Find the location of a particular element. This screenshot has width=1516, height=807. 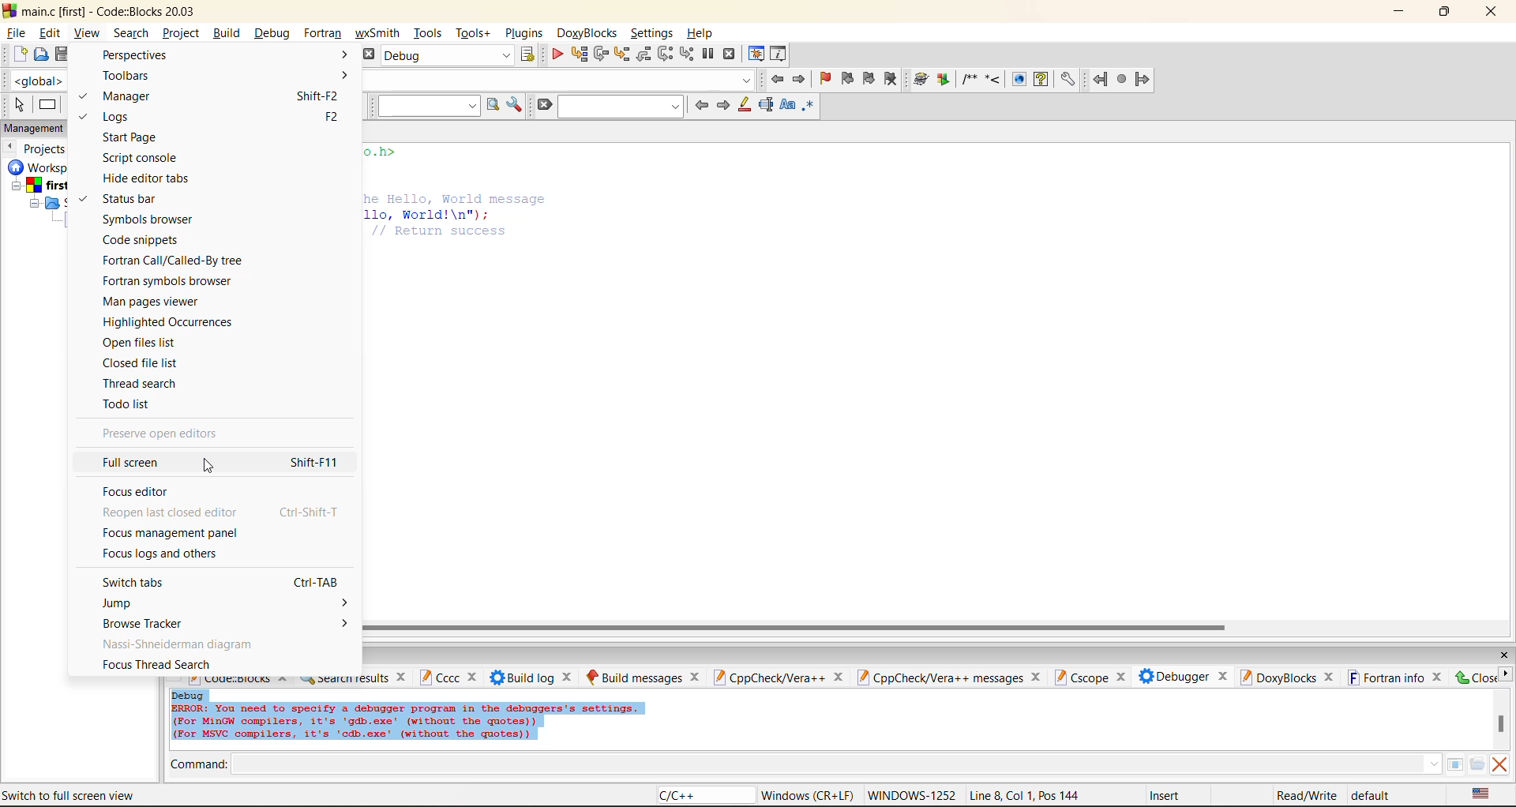

switch tabs is located at coordinates (223, 582).